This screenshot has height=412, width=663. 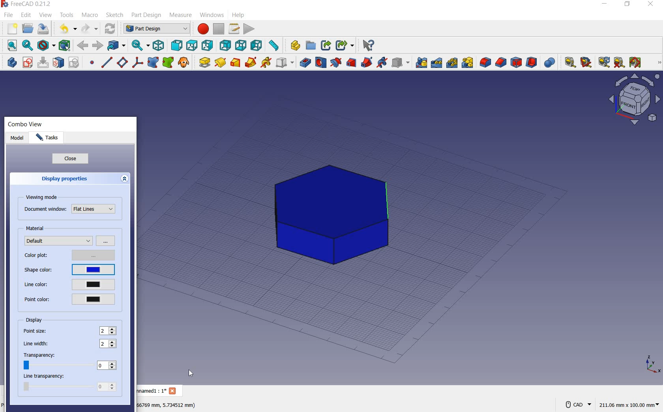 What do you see at coordinates (285, 62) in the screenshot?
I see `create an additive primitive` at bounding box center [285, 62].